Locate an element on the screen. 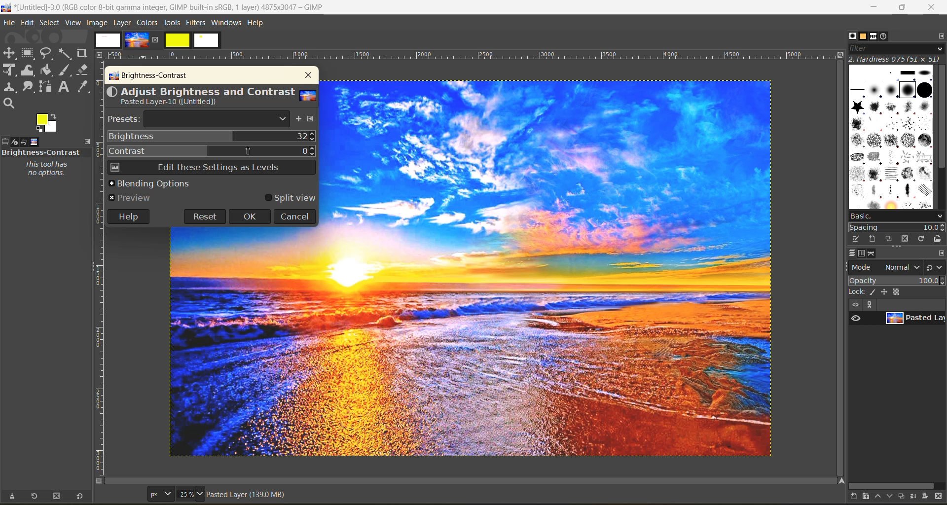 The height and width of the screenshot is (505, 947). document history is located at coordinates (885, 36).